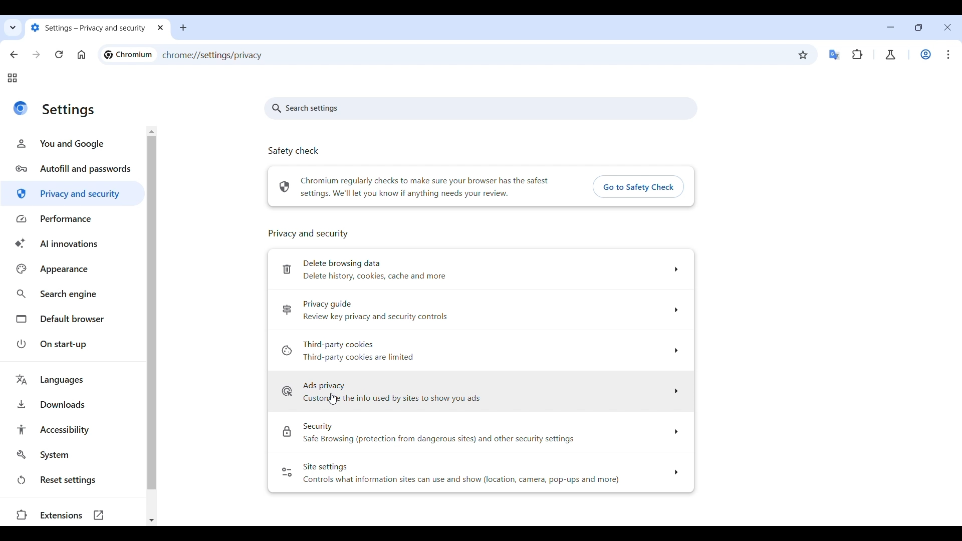 The image size is (962, 541). Describe the element at coordinates (949, 55) in the screenshot. I see `Customize and control Chromium highlighted` at that location.